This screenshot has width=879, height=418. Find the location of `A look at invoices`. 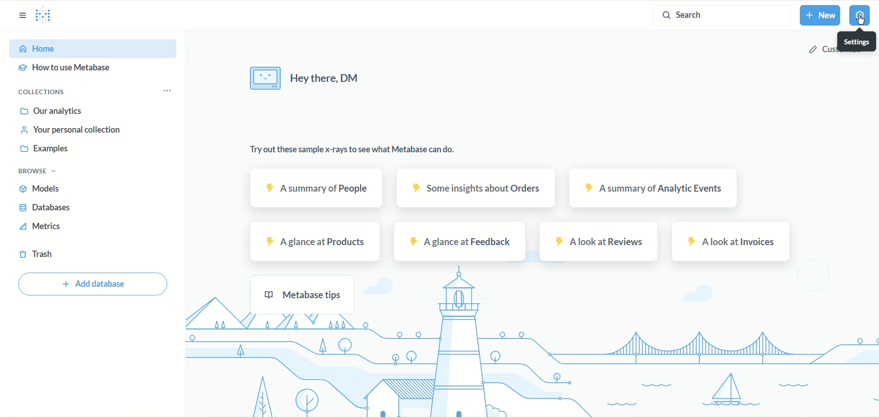

A look at invoices is located at coordinates (734, 243).